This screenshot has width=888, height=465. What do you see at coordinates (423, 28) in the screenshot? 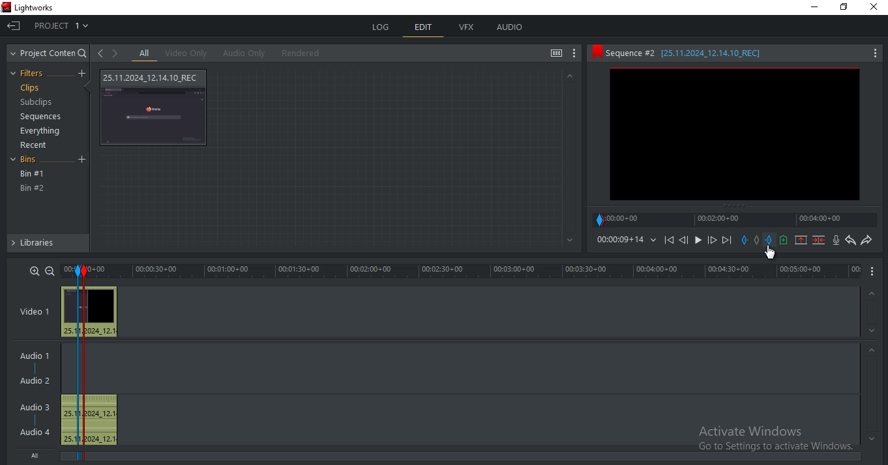
I see `edit` at bounding box center [423, 28].